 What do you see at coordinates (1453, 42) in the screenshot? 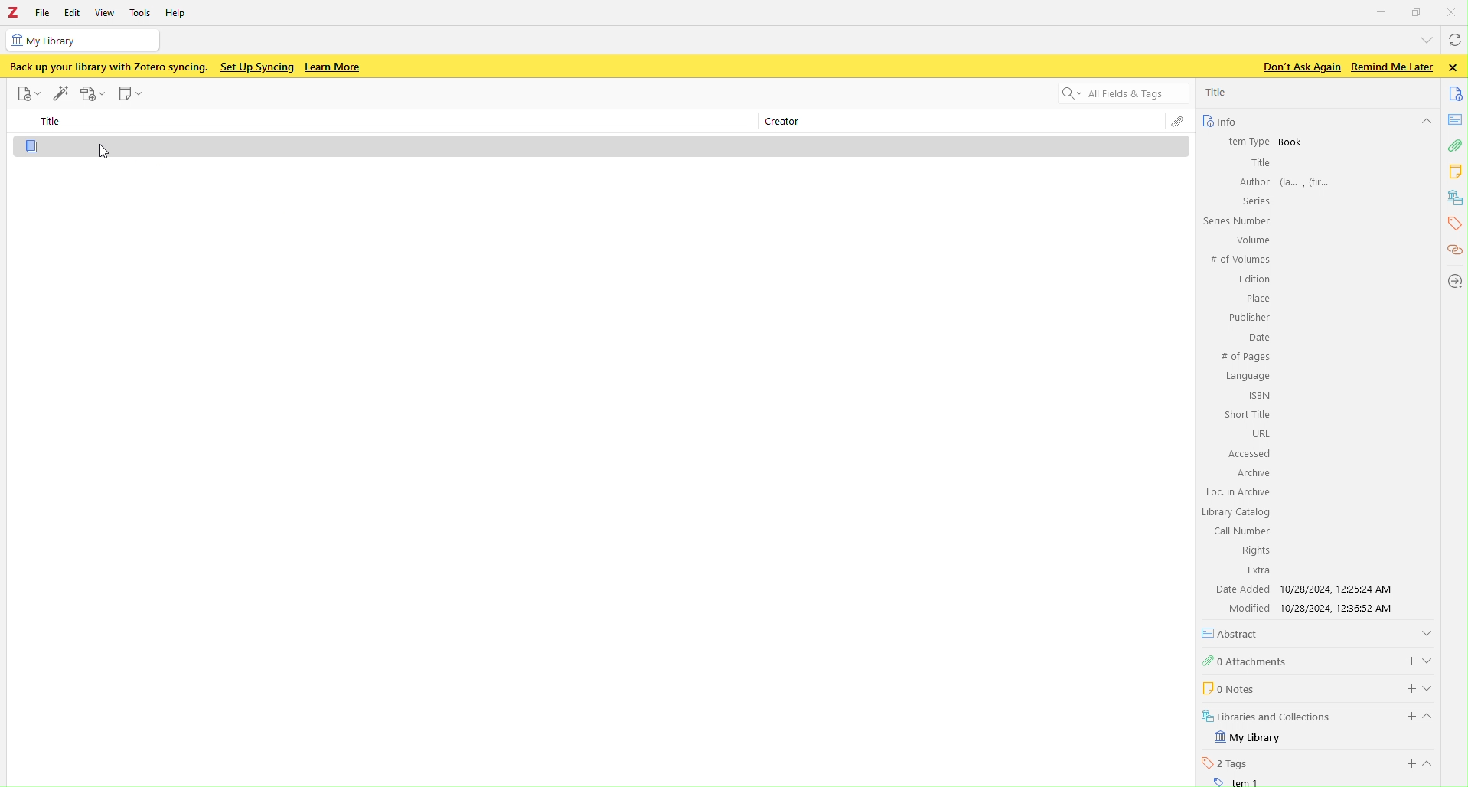
I see `refresh ` at bounding box center [1453, 42].